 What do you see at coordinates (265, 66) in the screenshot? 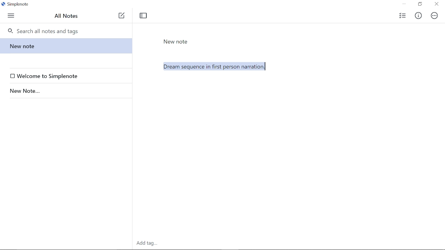
I see `Cursor here` at bounding box center [265, 66].